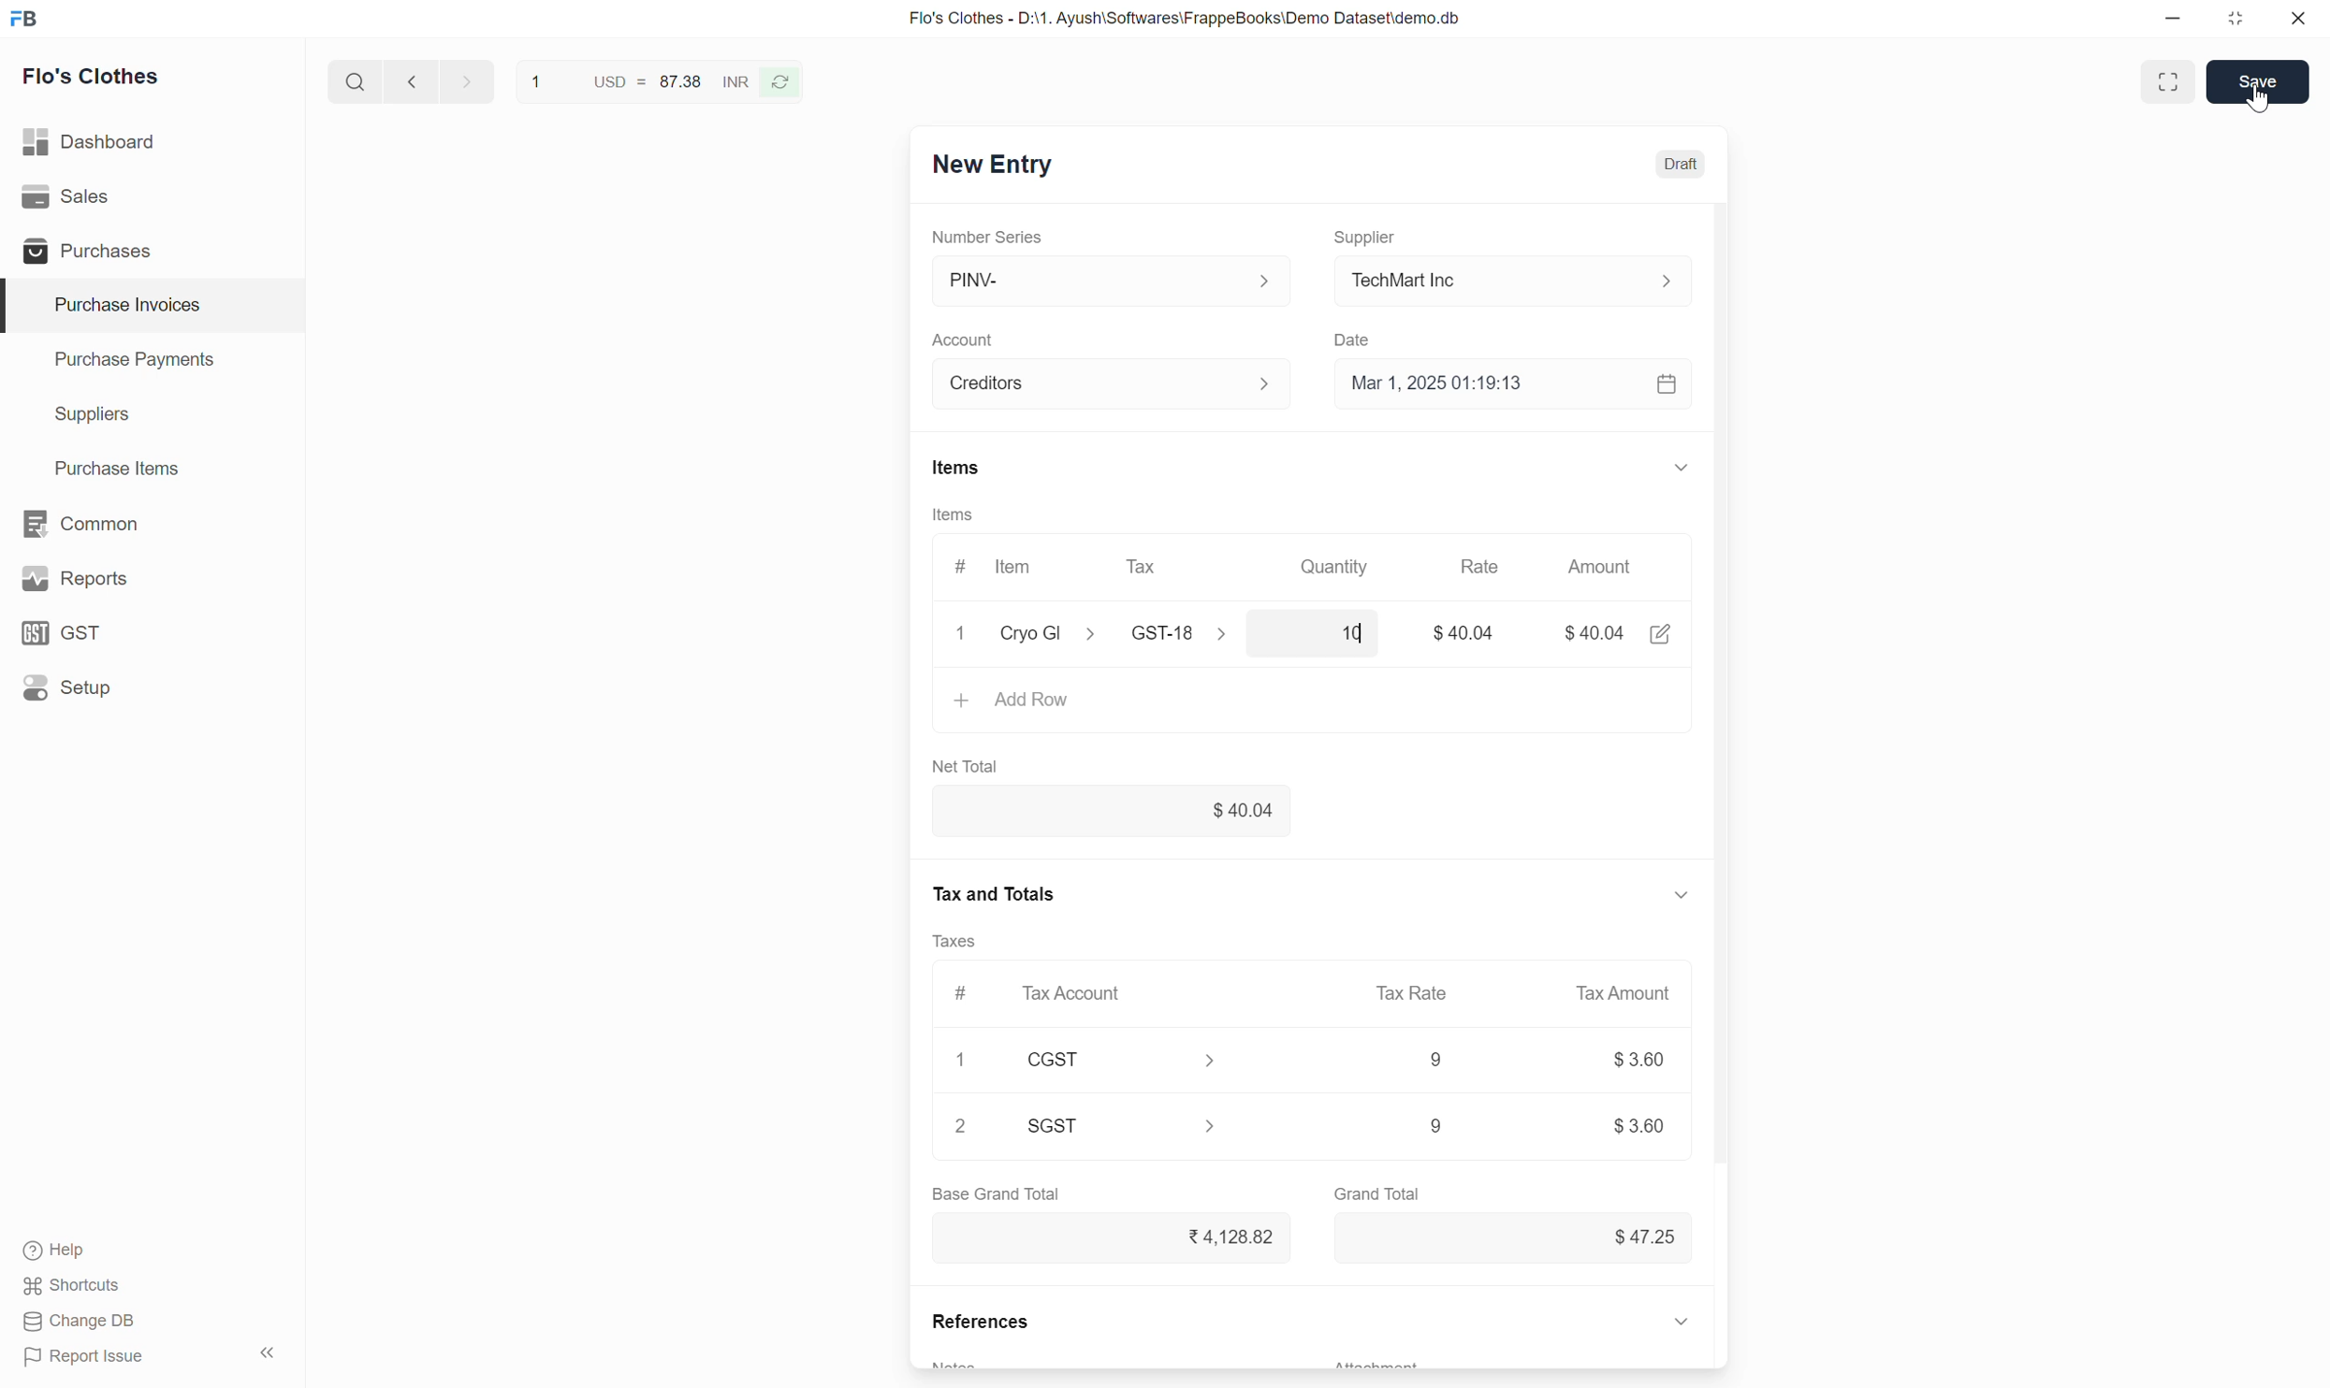  What do you see at coordinates (1432, 1061) in the screenshot?
I see `9` at bounding box center [1432, 1061].